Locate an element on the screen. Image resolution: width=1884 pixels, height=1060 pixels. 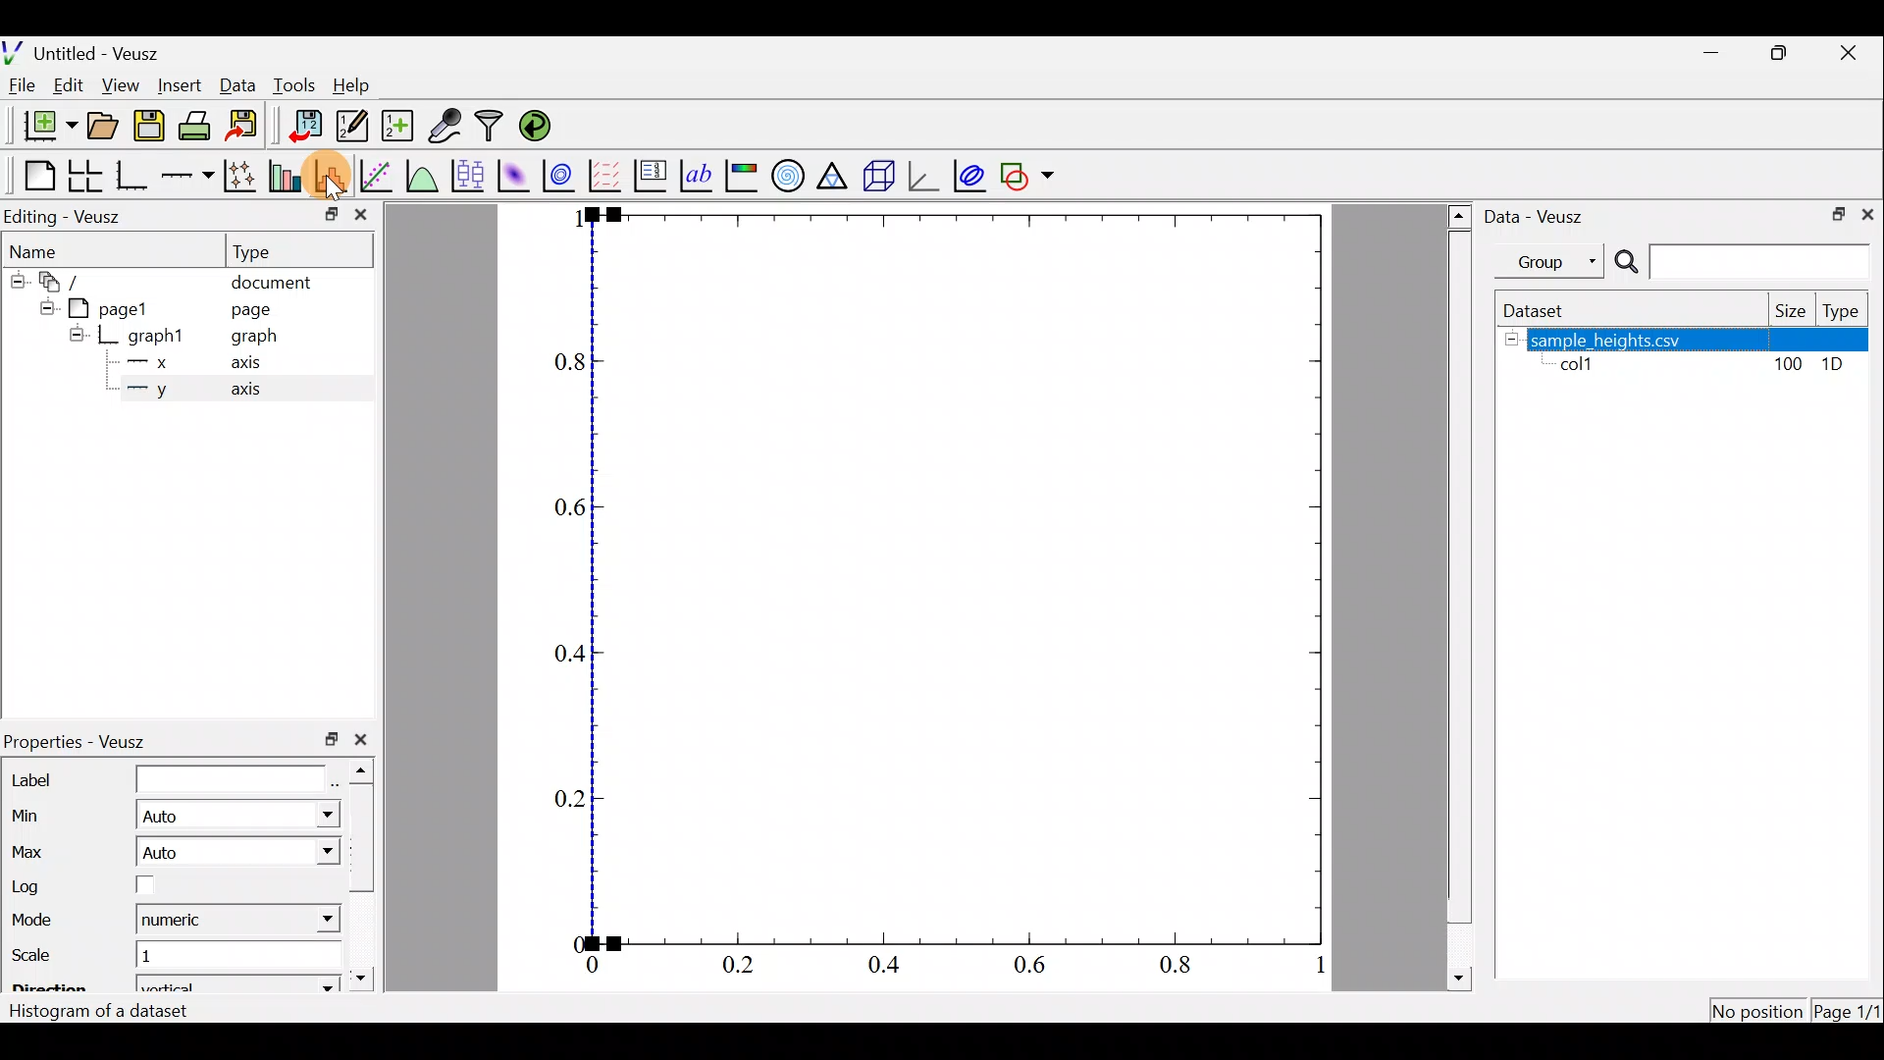
polar graph is located at coordinates (789, 175).